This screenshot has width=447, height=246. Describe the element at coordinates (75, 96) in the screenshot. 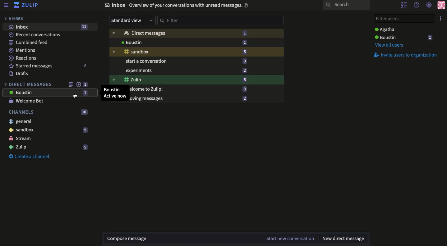

I see `cursor` at that location.